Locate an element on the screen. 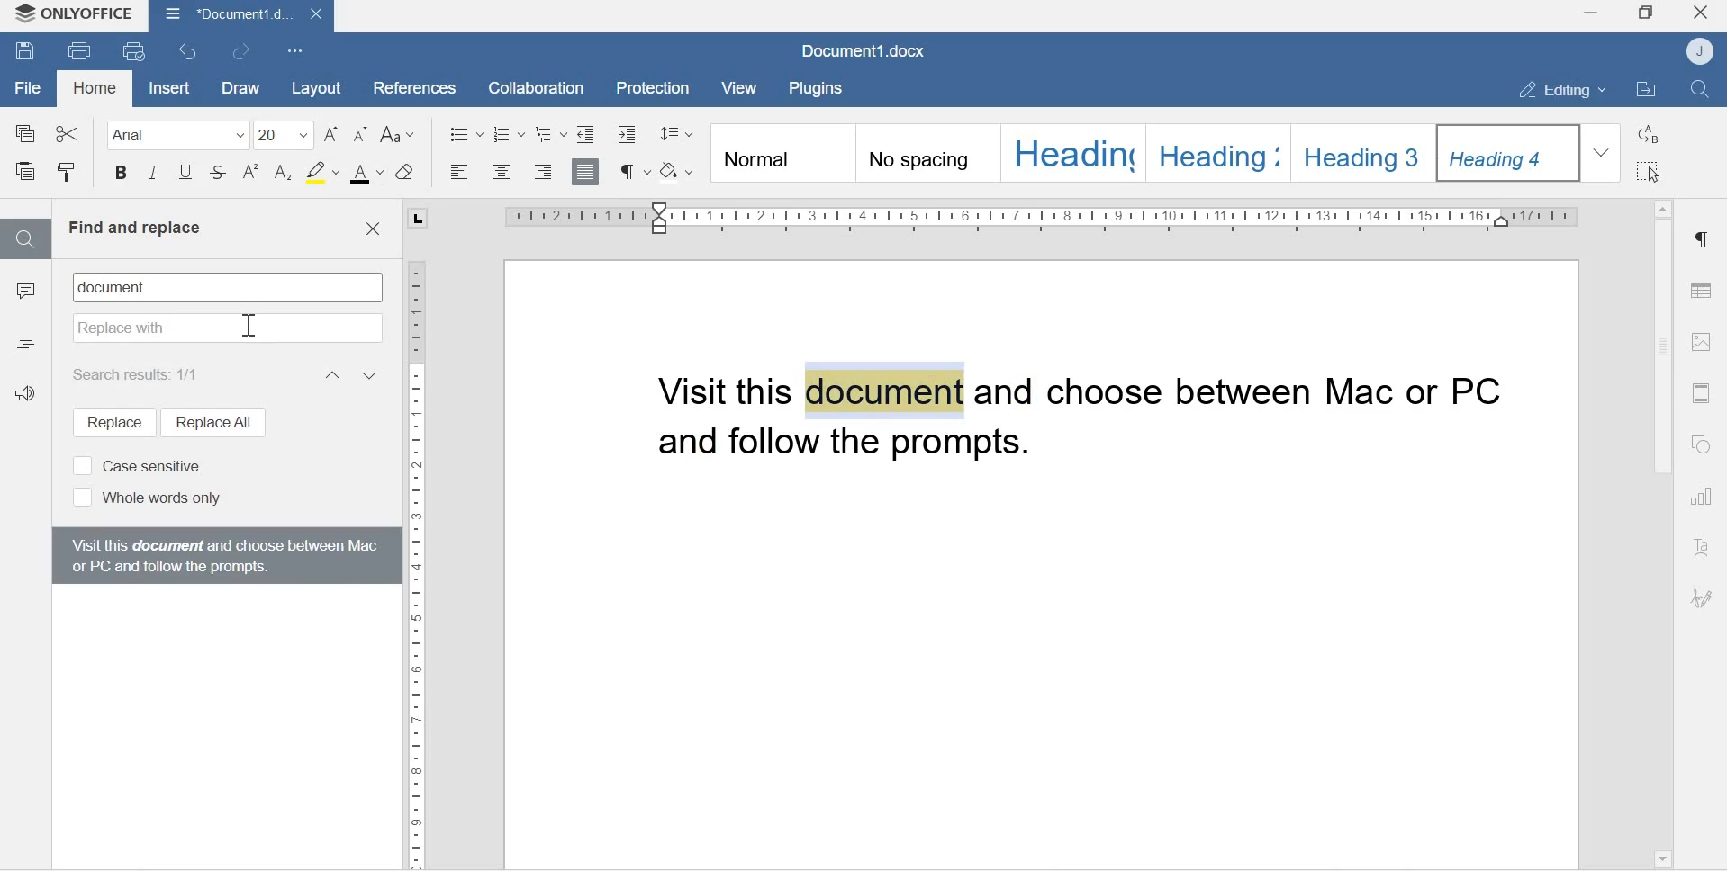 This screenshot has height=871, width=1727. Replace all is located at coordinates (212, 421).